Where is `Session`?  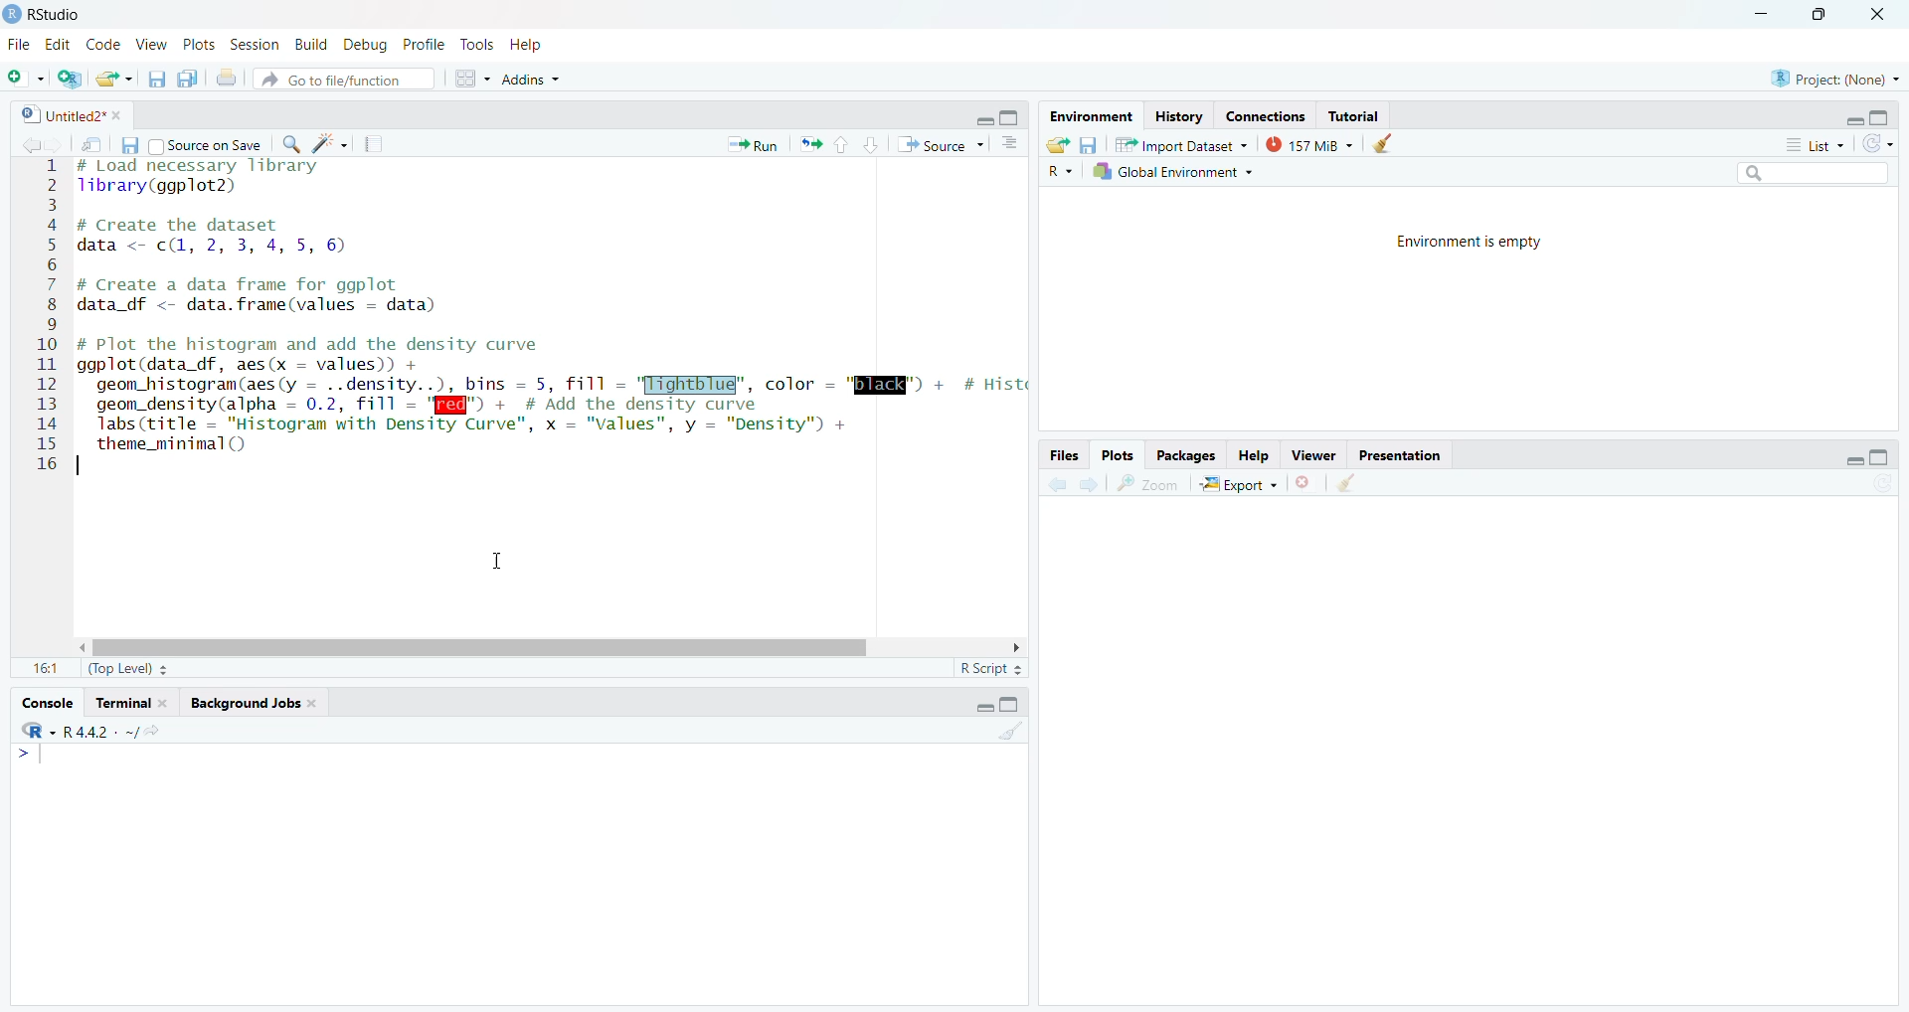 Session is located at coordinates (257, 43).